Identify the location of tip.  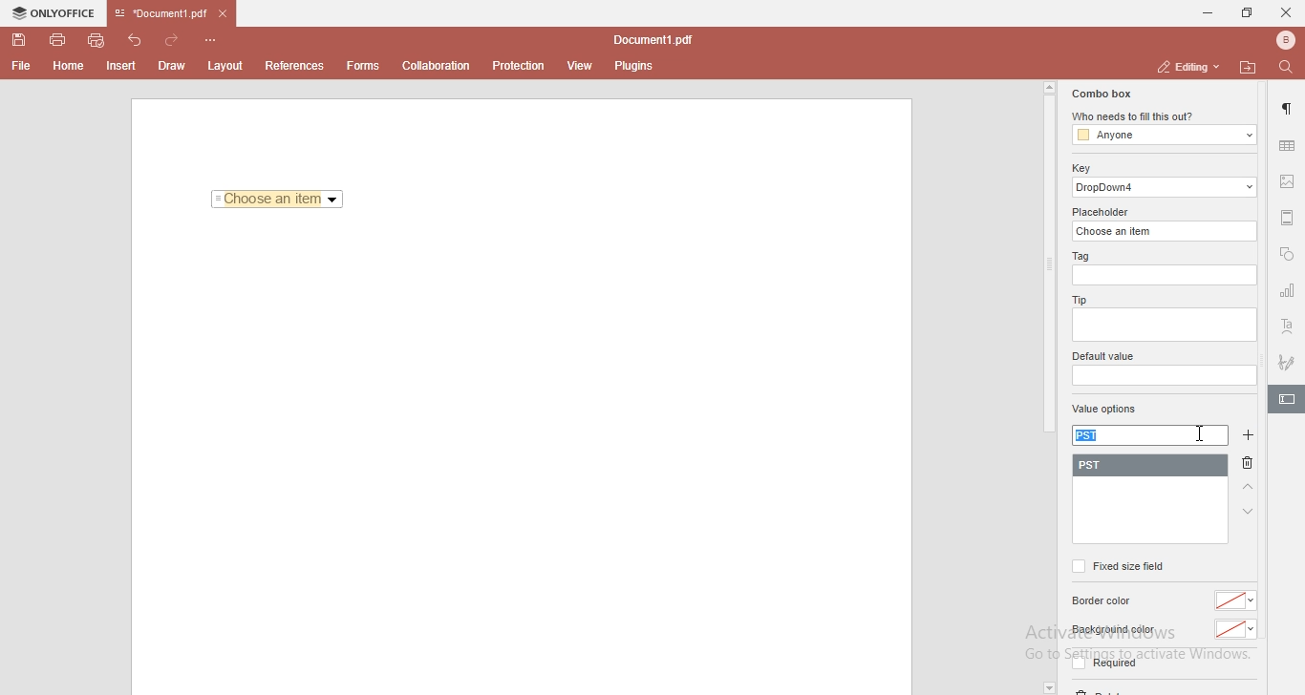
(1077, 299).